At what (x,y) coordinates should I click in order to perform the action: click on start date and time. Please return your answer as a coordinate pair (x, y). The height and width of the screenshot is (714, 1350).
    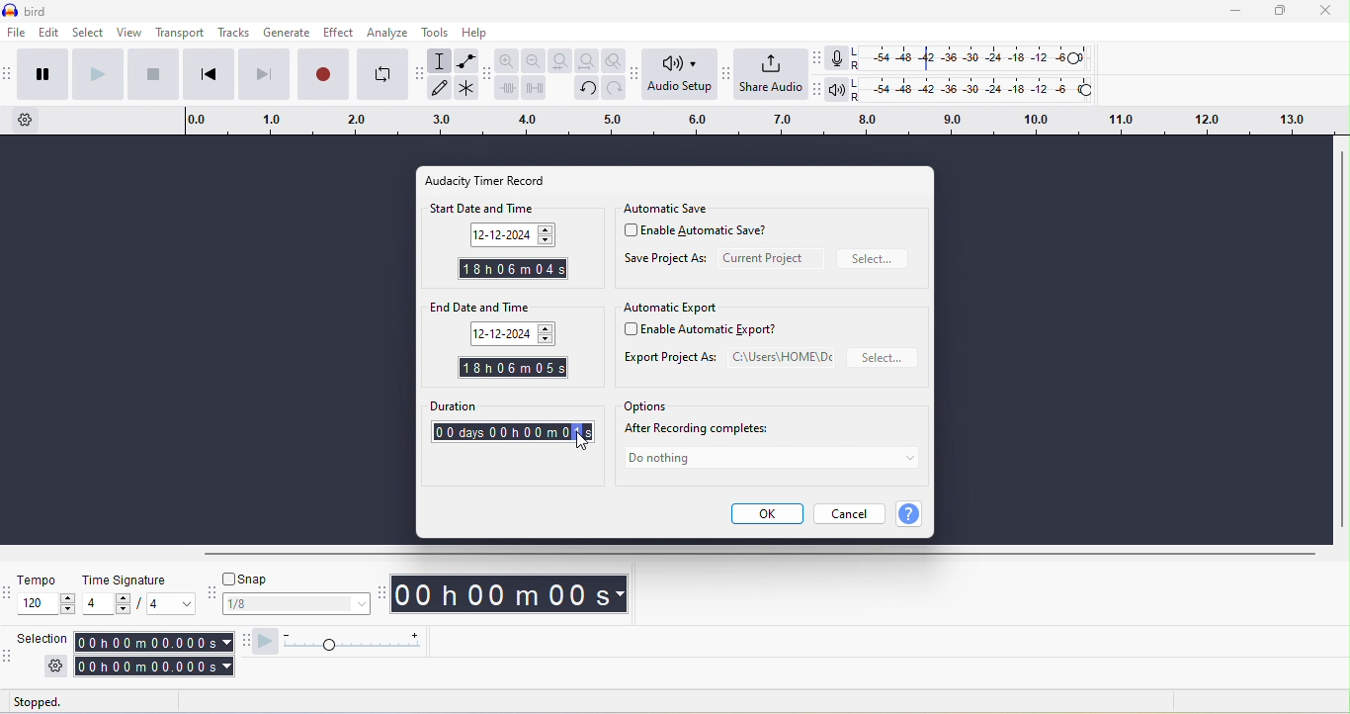
    Looking at the image, I should click on (508, 211).